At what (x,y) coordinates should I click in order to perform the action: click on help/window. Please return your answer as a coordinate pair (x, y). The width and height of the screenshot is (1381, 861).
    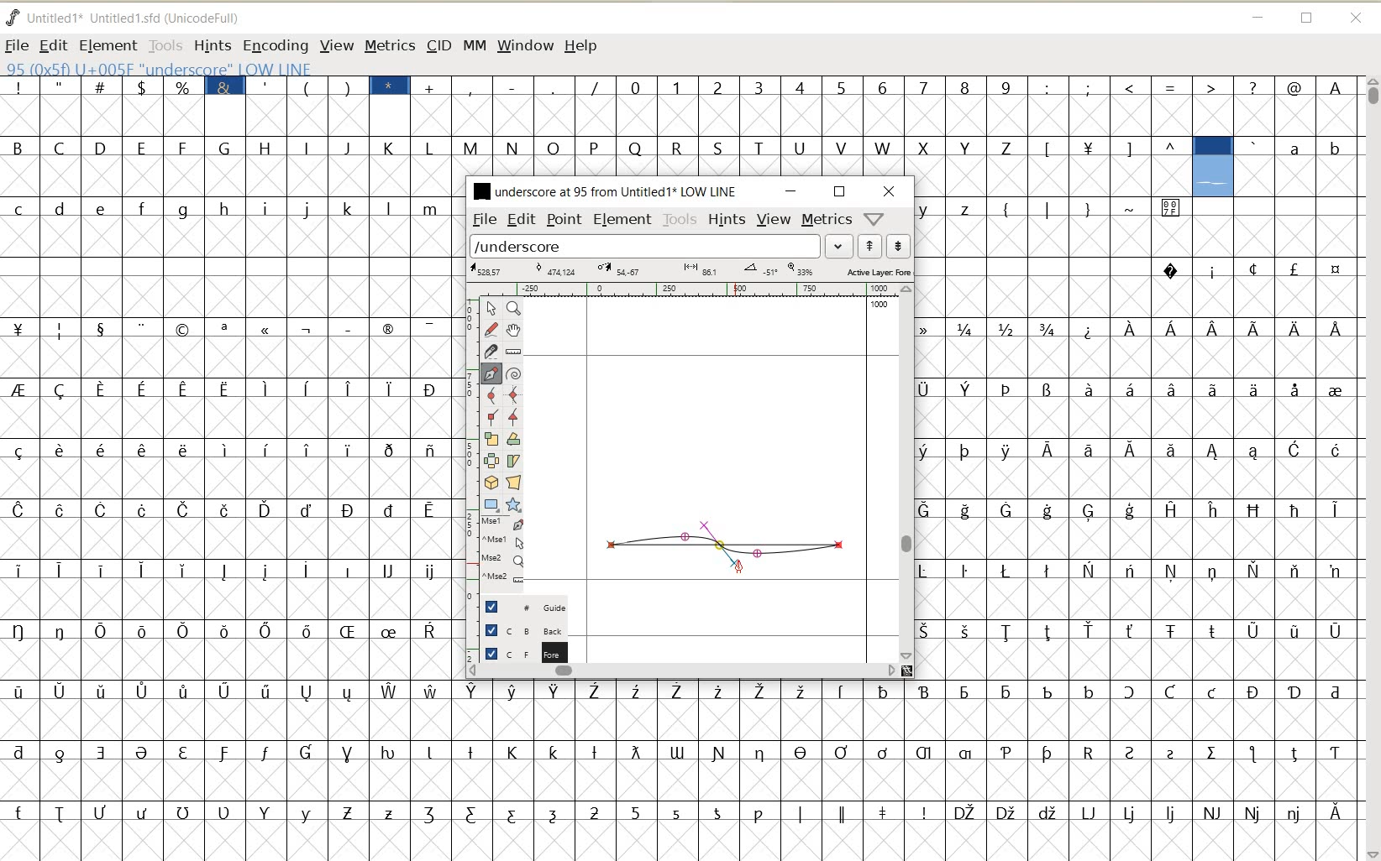
    Looking at the image, I should click on (873, 219).